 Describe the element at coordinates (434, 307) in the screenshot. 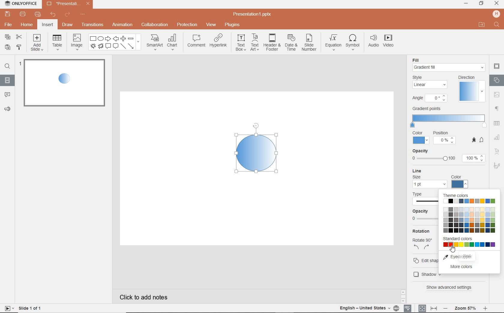

I see `fit to width` at that location.